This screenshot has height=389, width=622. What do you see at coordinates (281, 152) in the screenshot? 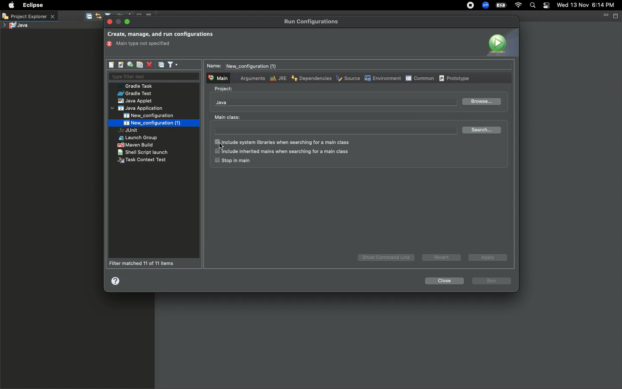
I see `include inherited mains when searching for a main class` at bounding box center [281, 152].